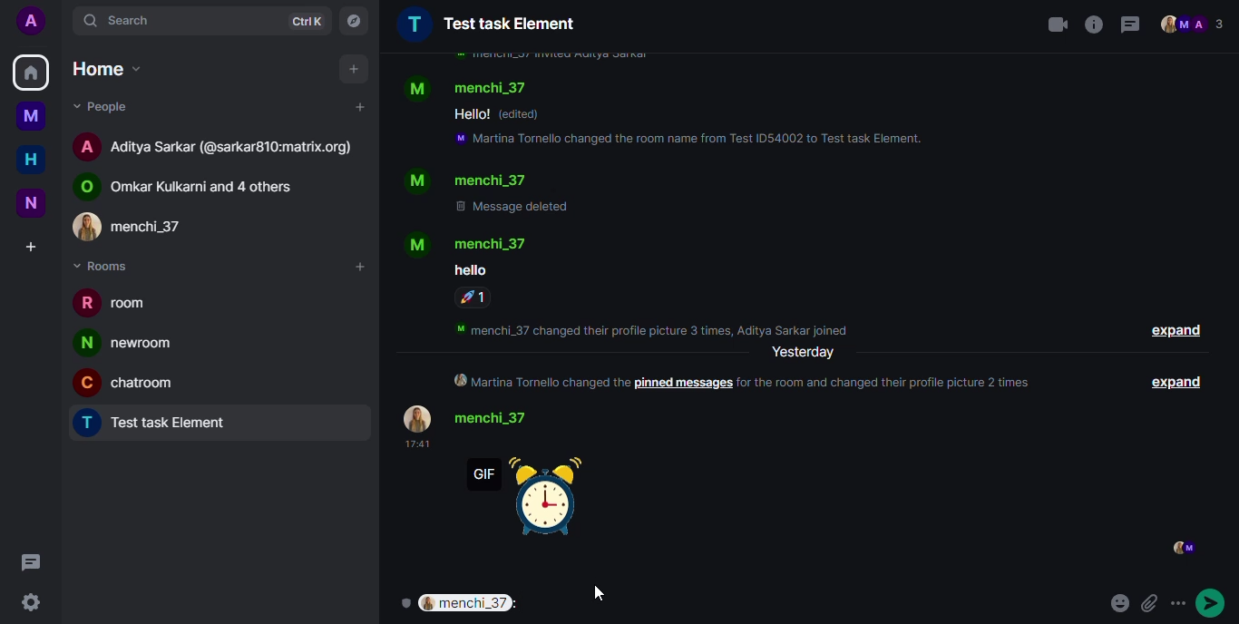 This screenshot has height=624, width=1239. I want to click on profile, so click(31, 22).